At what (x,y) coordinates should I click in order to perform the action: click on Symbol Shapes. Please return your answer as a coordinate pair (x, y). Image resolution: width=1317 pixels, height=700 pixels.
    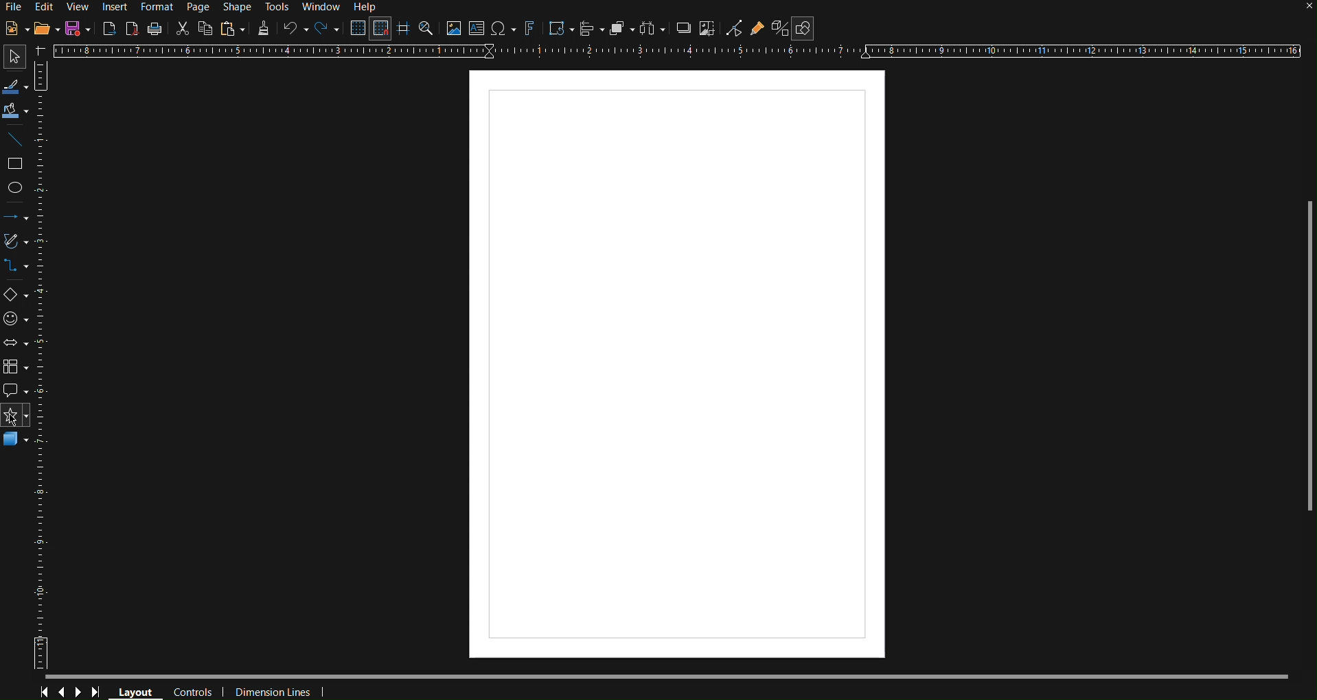
    Looking at the image, I should click on (18, 320).